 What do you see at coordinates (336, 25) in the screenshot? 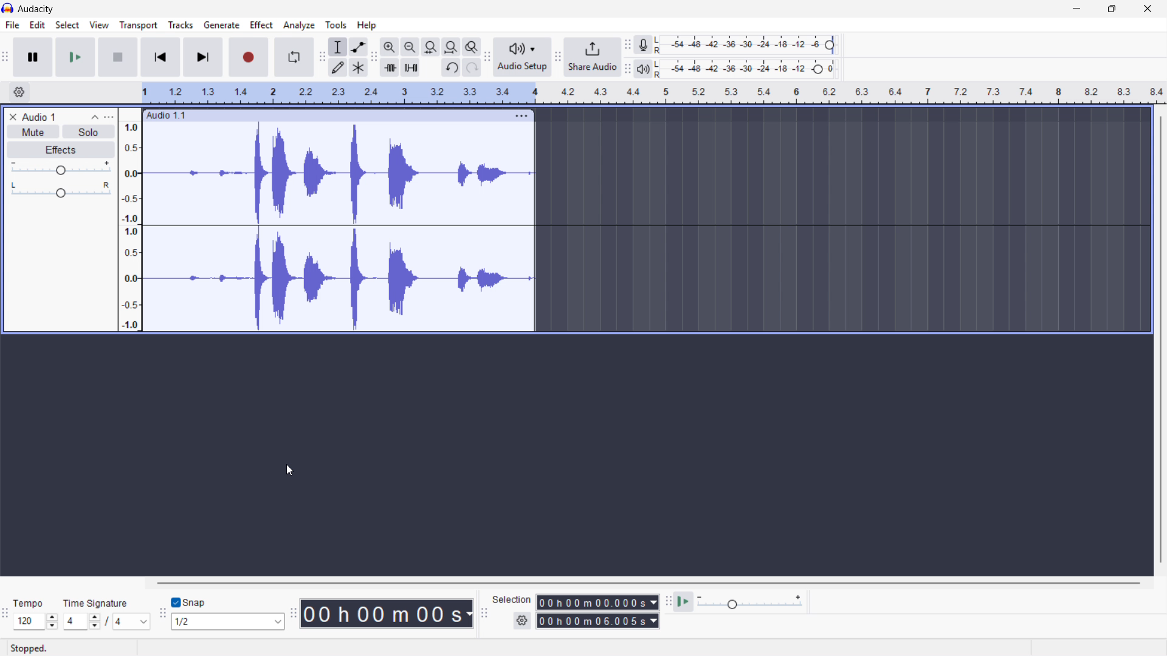
I see `Tools` at bounding box center [336, 25].